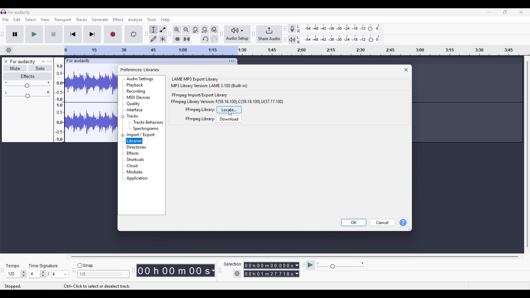 The height and width of the screenshot is (298, 530). I want to click on Software logo, so click(4, 12).